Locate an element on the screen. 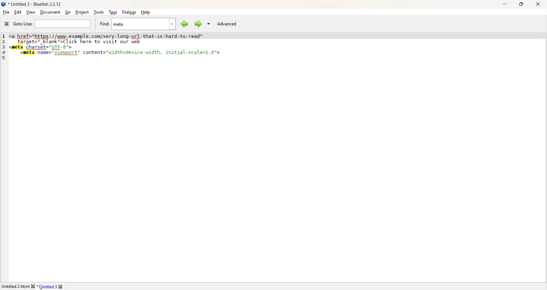  Goto Line: is located at coordinates (22, 24).